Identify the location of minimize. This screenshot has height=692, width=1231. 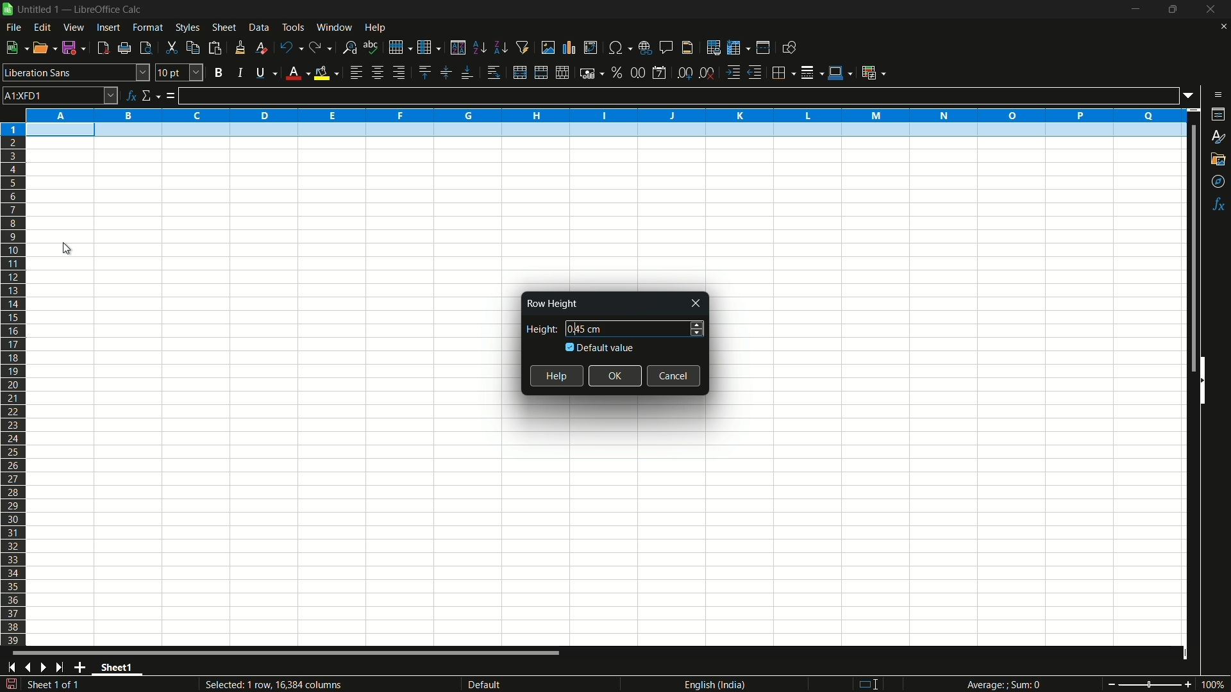
(1135, 10).